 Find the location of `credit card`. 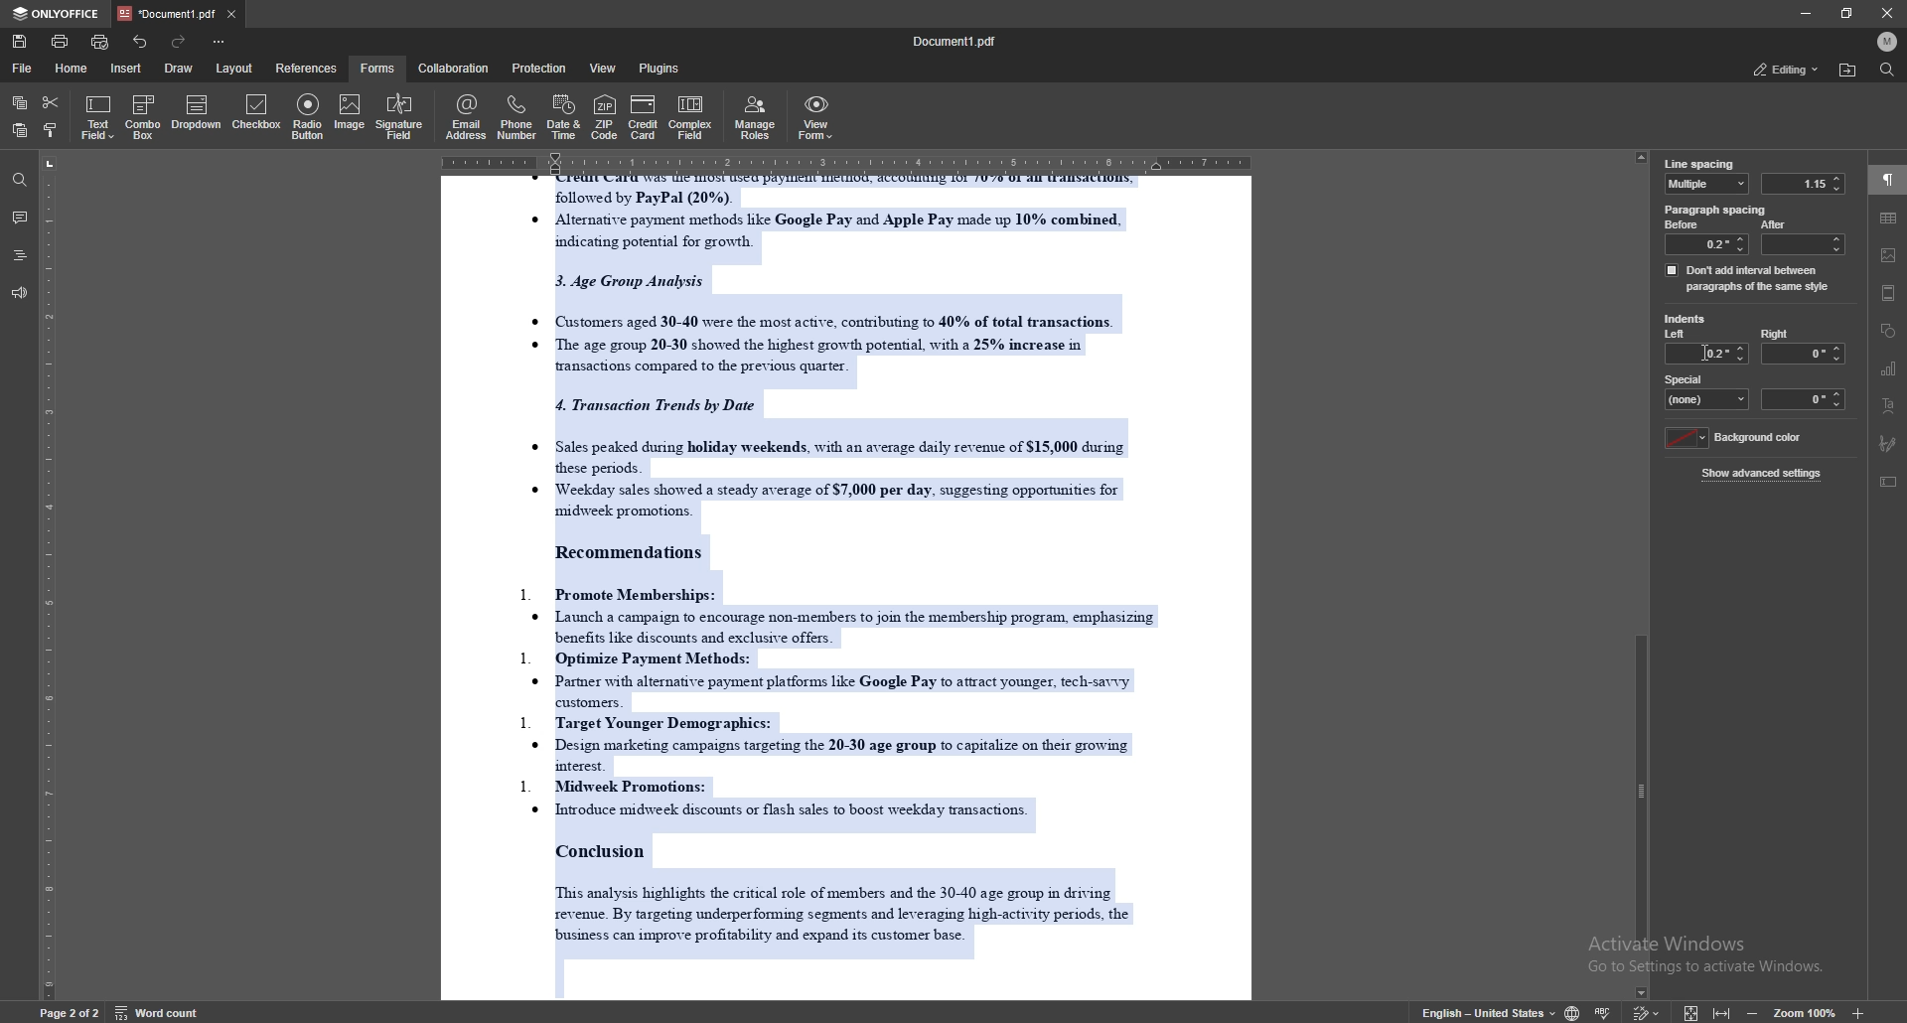

credit card is located at coordinates (644, 116).